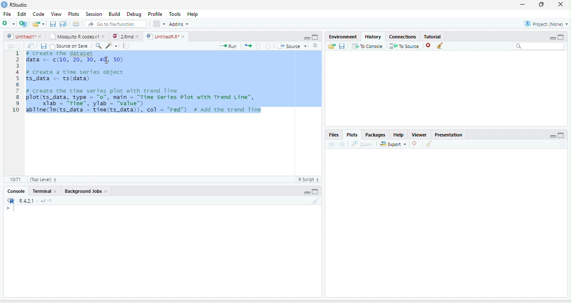  What do you see at coordinates (419, 134) in the screenshot?
I see `Viewer` at bounding box center [419, 134].